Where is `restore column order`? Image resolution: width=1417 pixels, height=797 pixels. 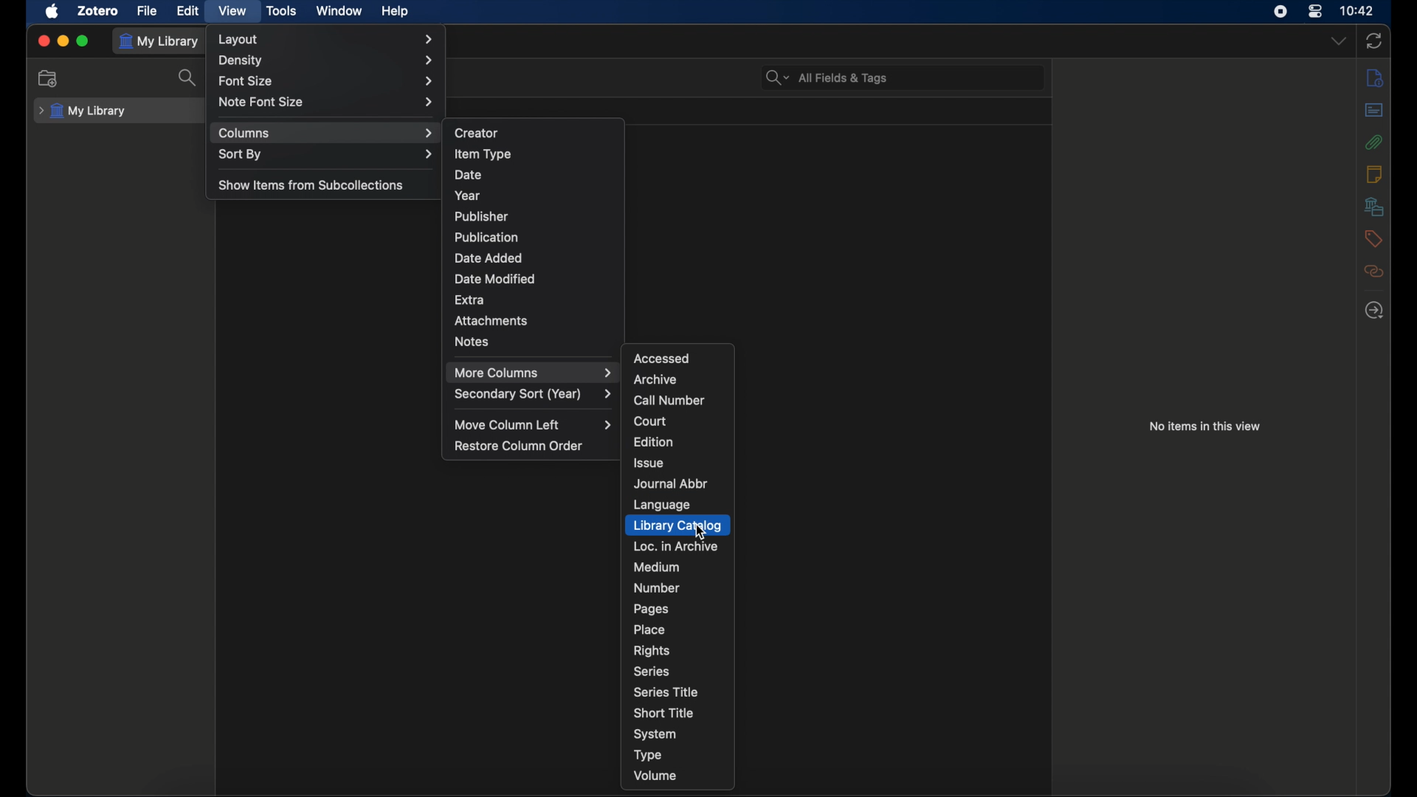
restore column order is located at coordinates (520, 446).